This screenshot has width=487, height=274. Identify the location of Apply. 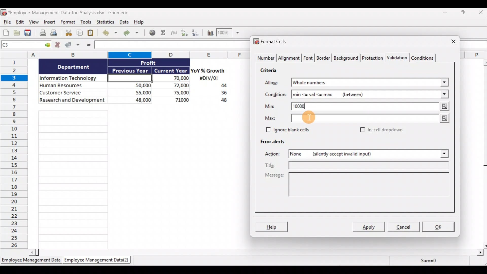
(369, 227).